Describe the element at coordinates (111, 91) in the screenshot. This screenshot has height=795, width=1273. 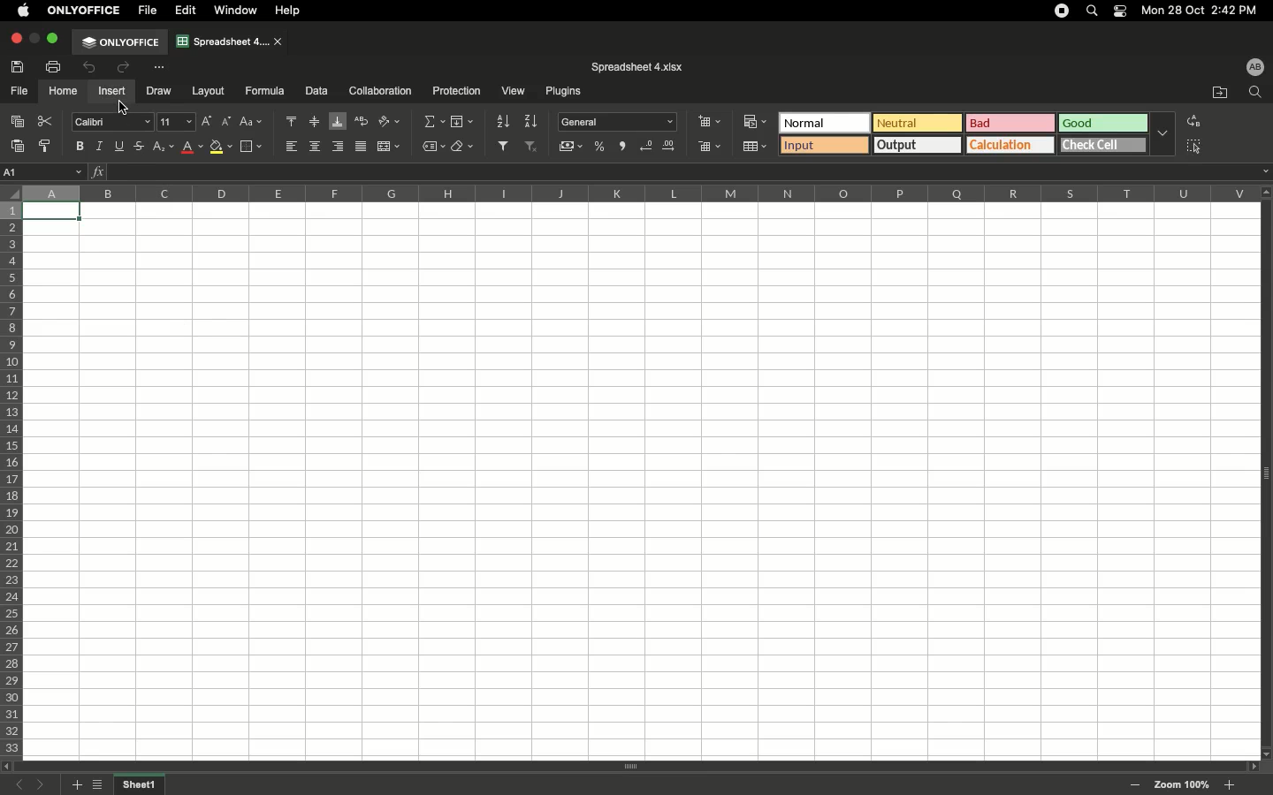
I see `Insert` at that location.